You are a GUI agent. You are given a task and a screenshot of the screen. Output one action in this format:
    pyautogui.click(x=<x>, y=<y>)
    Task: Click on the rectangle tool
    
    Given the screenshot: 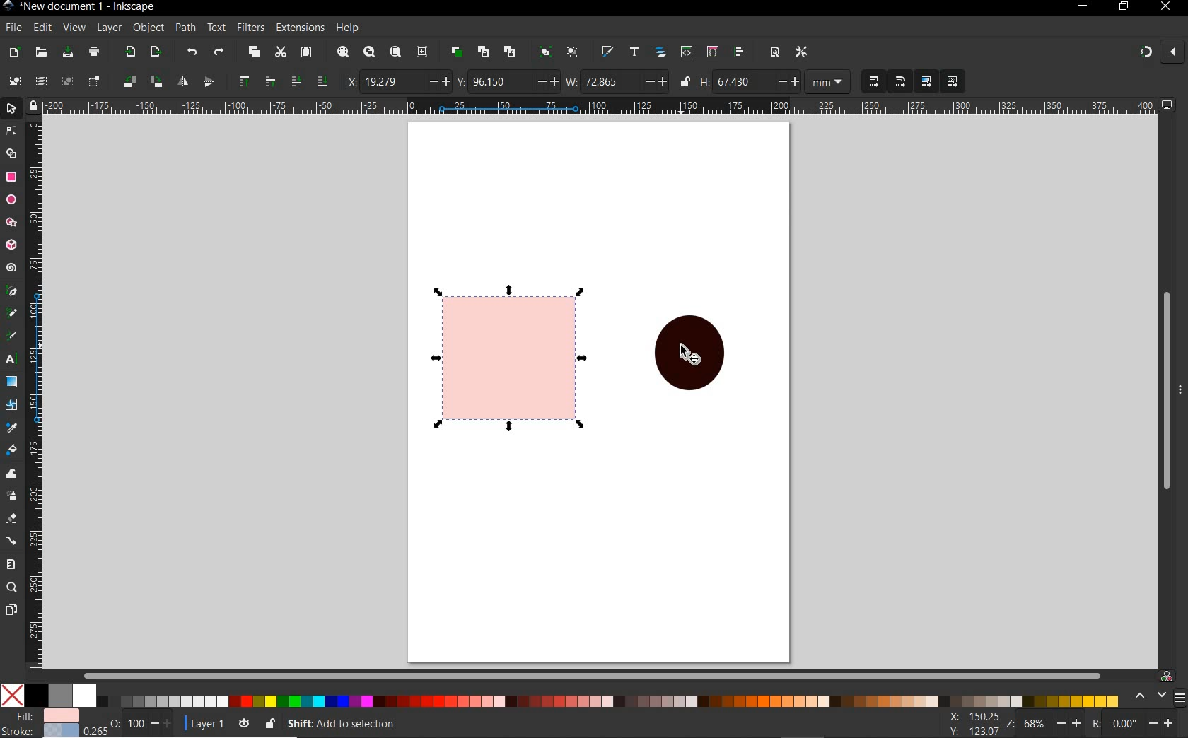 What is the action you would take?
    pyautogui.click(x=10, y=177)
    